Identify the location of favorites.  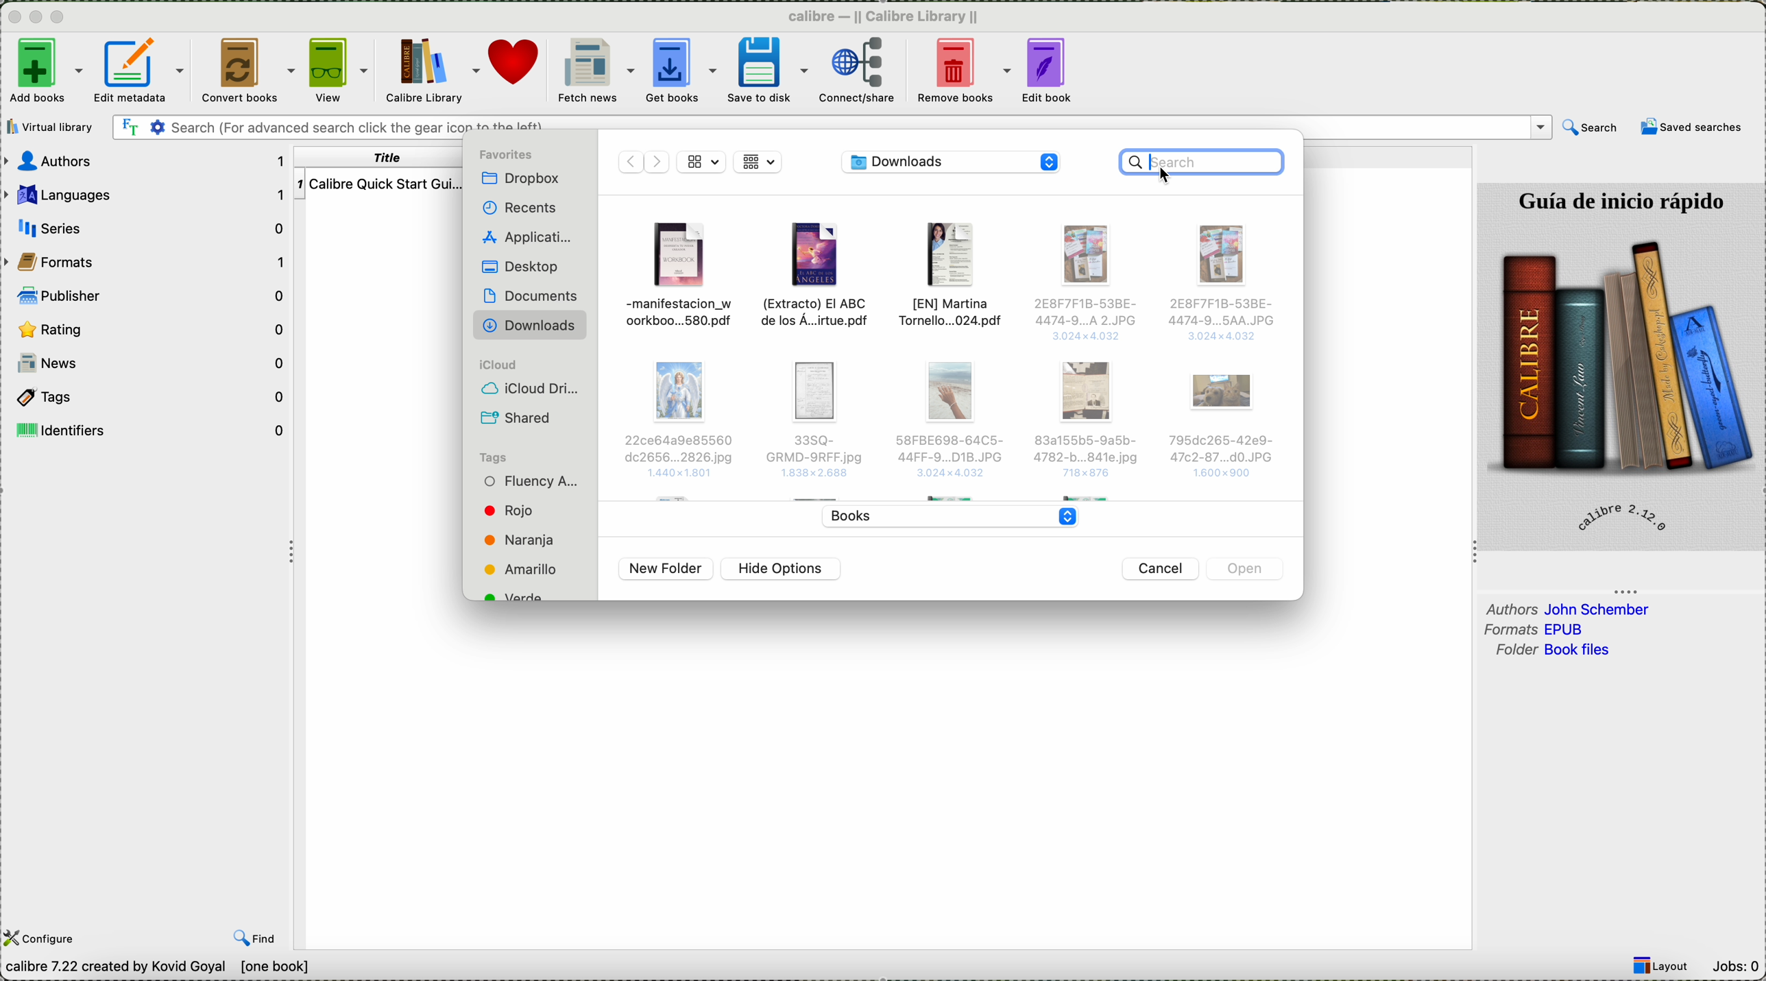
(510, 155).